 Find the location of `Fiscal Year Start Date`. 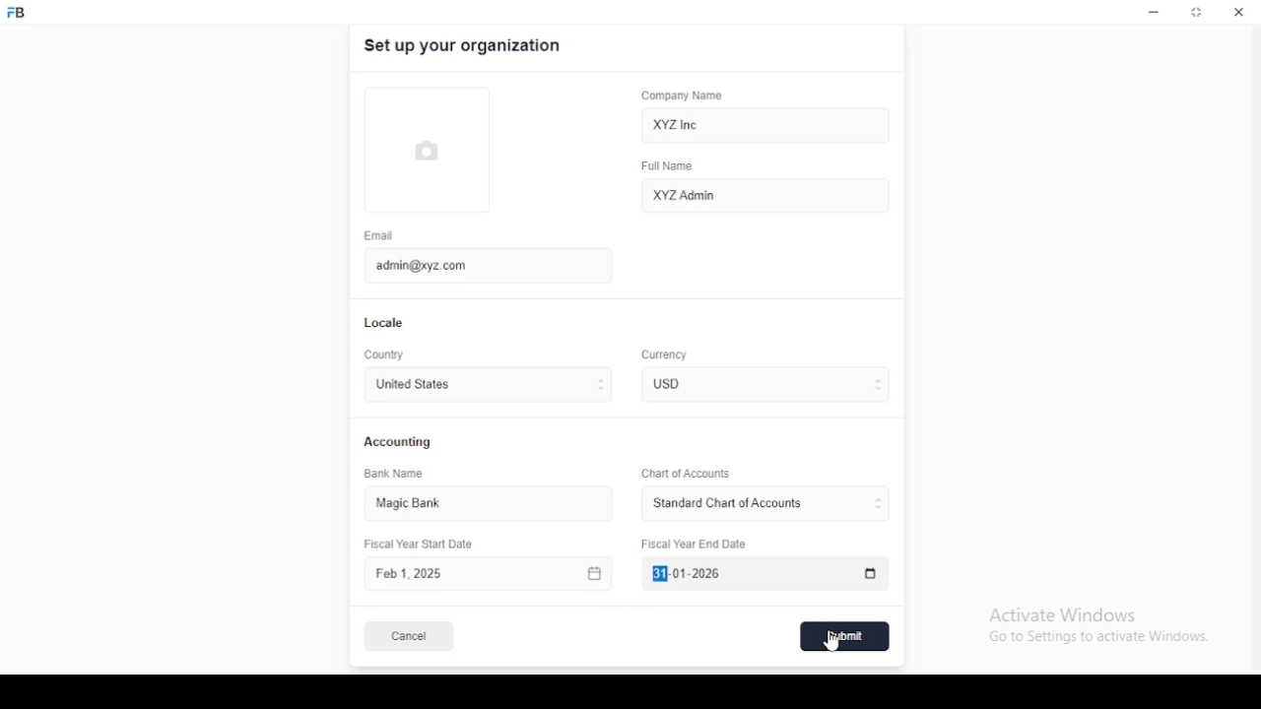

Fiscal Year Start Date is located at coordinates (426, 545).